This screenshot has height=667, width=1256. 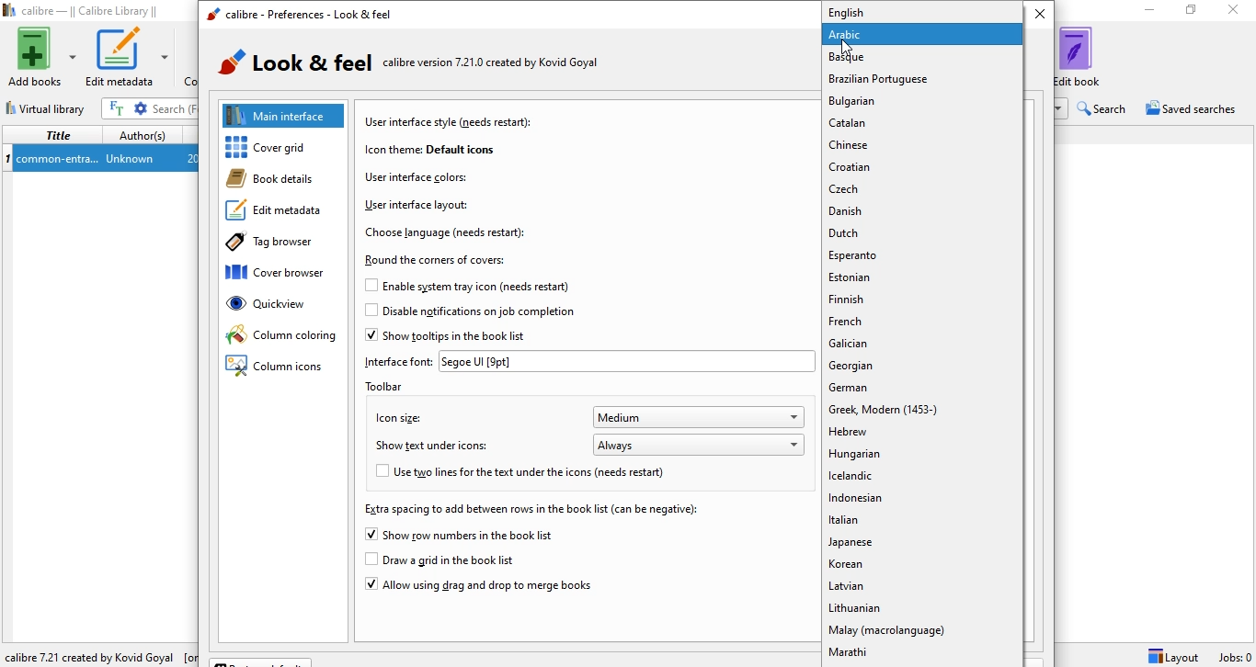 What do you see at coordinates (1193, 110) in the screenshot?
I see `Saves searches` at bounding box center [1193, 110].